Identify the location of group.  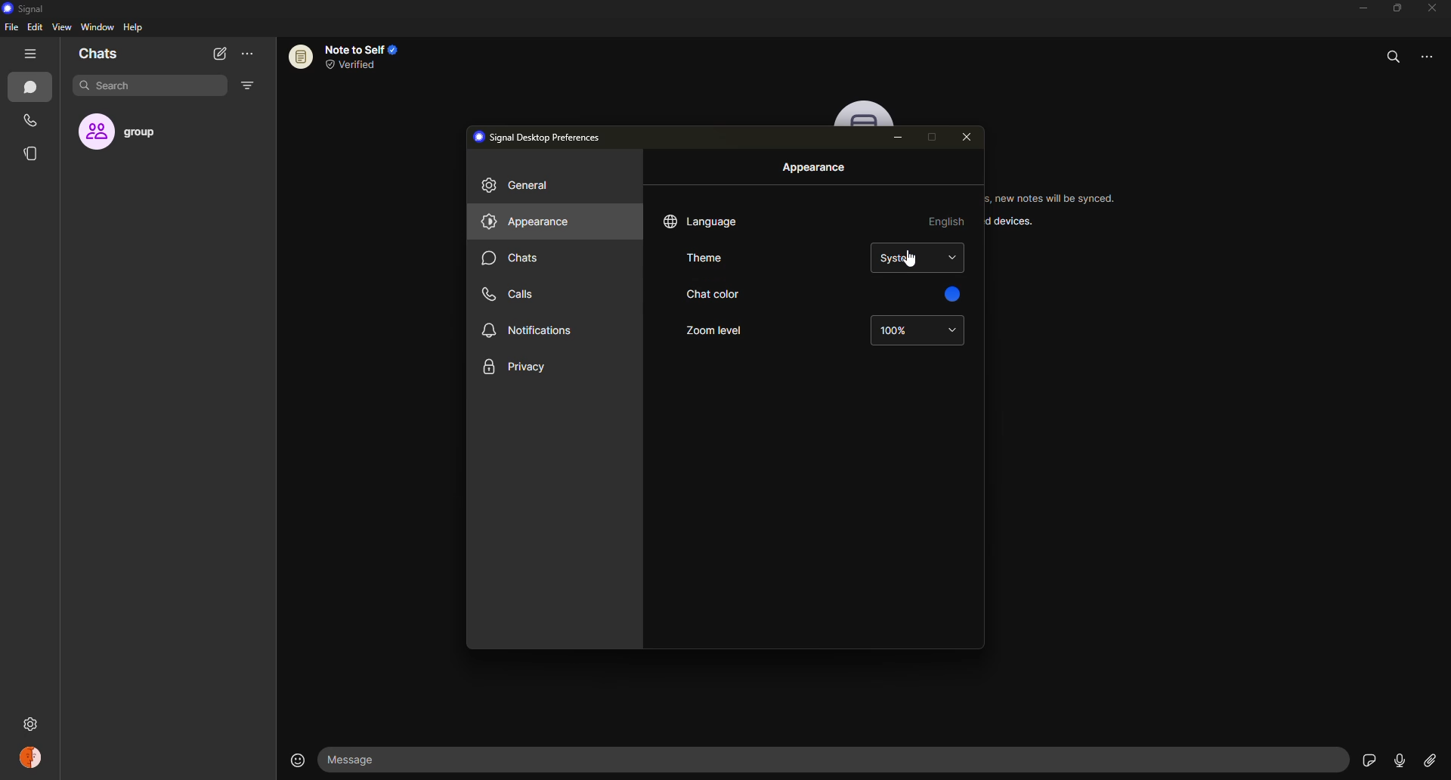
(134, 132).